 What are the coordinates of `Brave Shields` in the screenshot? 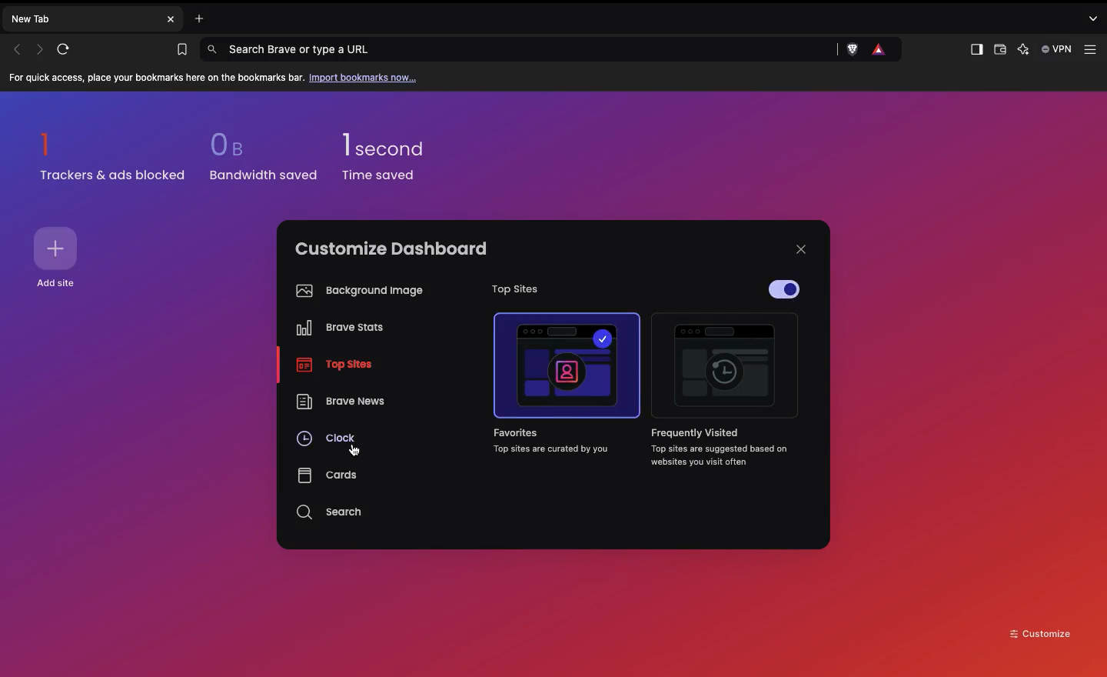 It's located at (849, 50).